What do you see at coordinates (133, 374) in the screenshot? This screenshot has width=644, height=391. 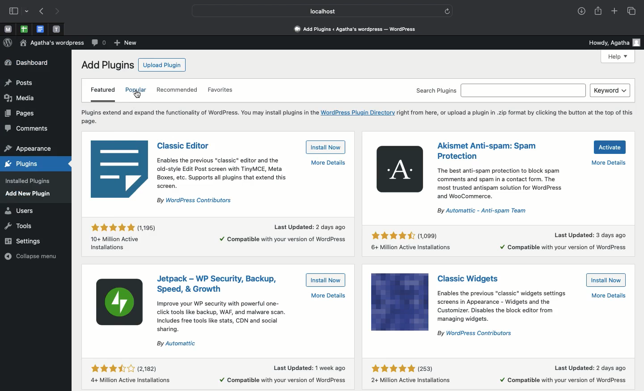 I see `Rating` at bounding box center [133, 374].